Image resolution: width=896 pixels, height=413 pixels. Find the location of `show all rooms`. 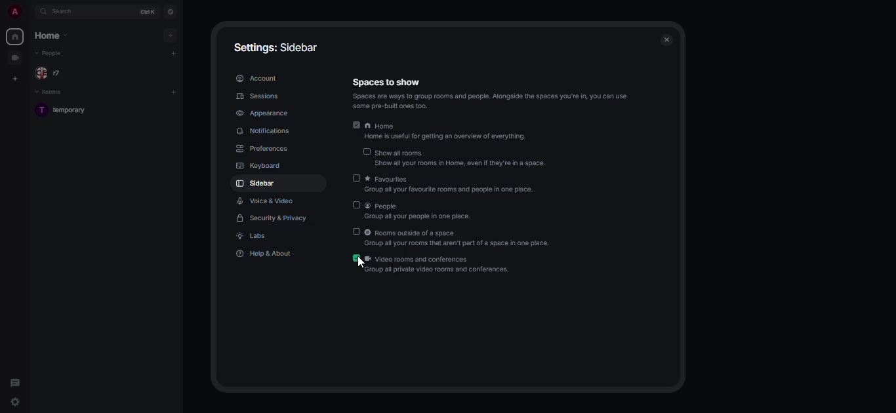

show all rooms is located at coordinates (461, 151).